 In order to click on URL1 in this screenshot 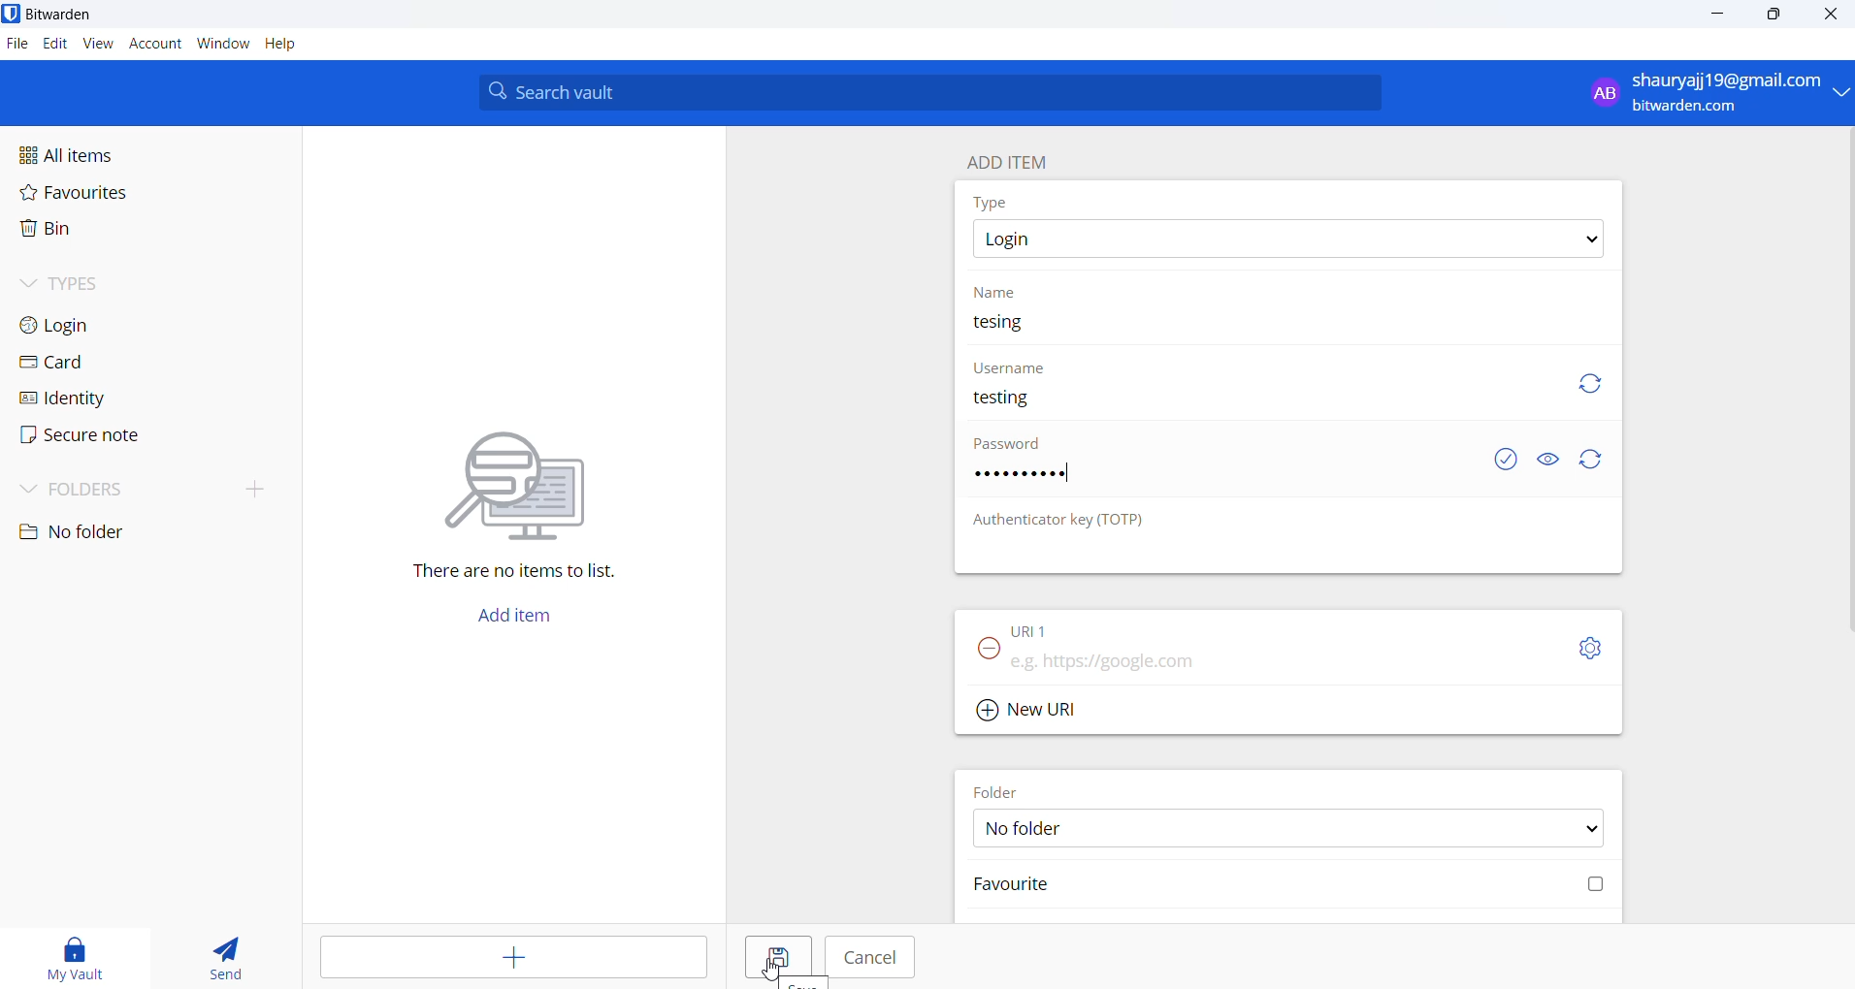, I will do `click(1047, 626)`.